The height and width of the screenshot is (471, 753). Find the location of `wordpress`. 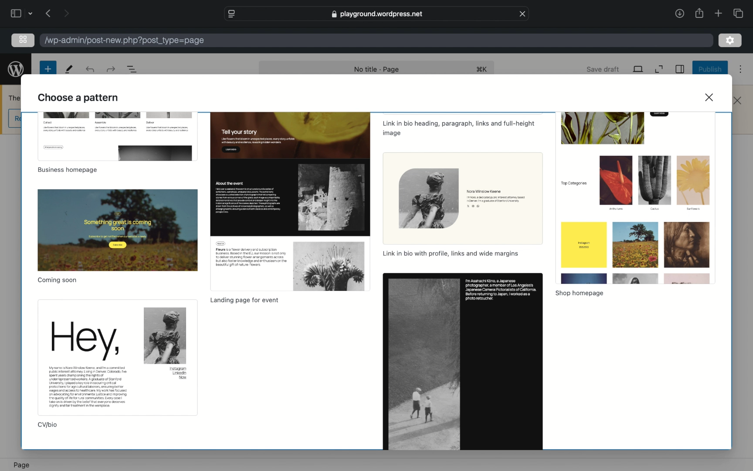

wordpress is located at coordinates (16, 69).